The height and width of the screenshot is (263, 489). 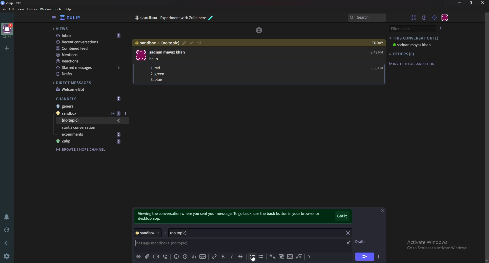 What do you see at coordinates (413, 28) in the screenshot?
I see `filter users` at bounding box center [413, 28].